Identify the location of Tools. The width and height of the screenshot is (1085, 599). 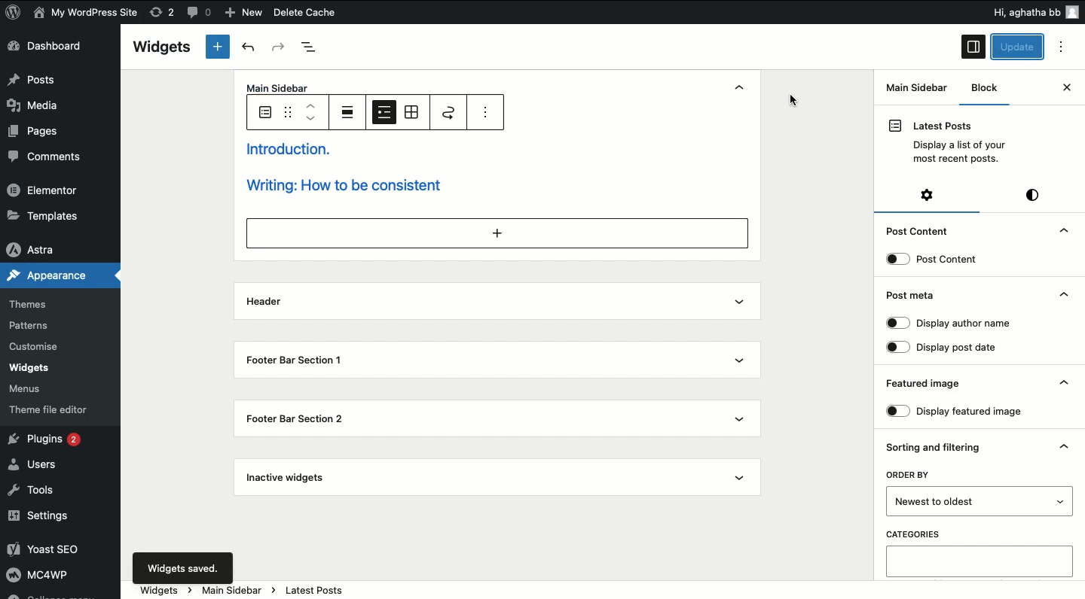
(35, 491).